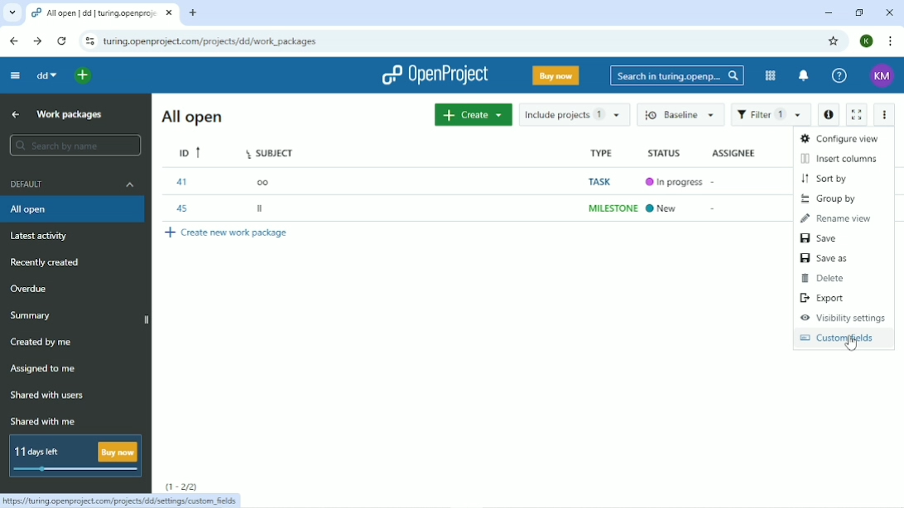 The width and height of the screenshot is (904, 508). Describe the element at coordinates (768, 76) in the screenshot. I see `Modules` at that location.